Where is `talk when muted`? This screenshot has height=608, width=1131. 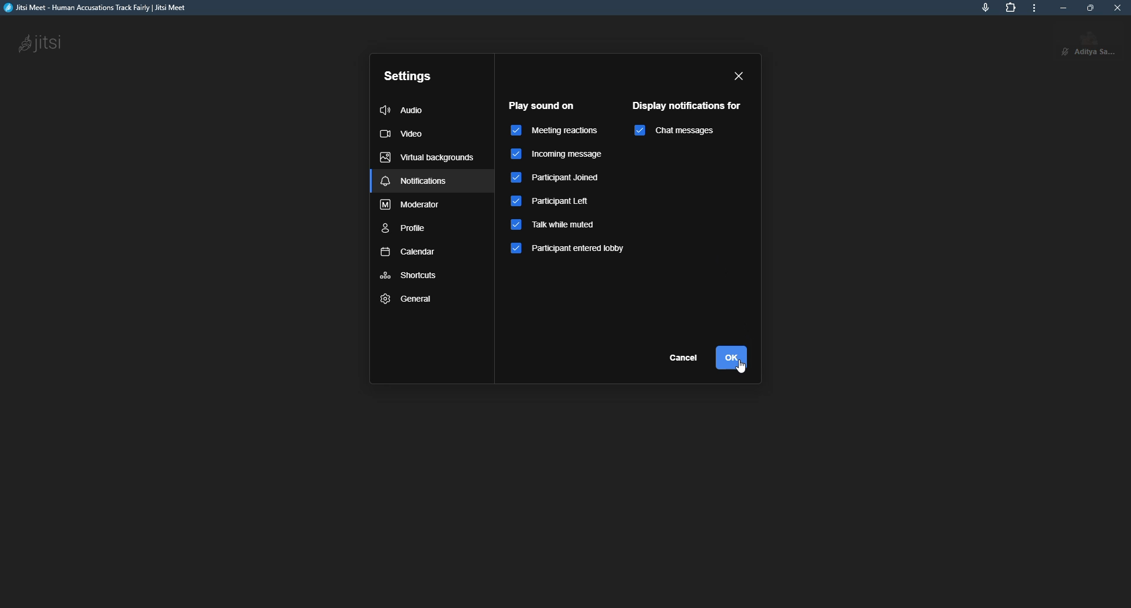
talk when muted is located at coordinates (557, 226).